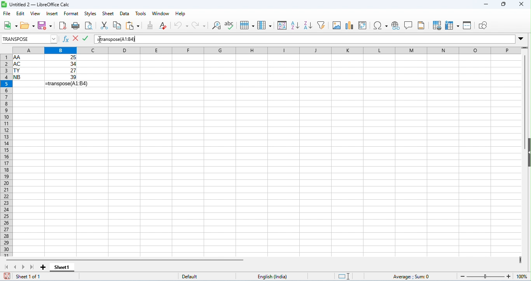 The image size is (531, 281). Describe the element at coordinates (180, 14) in the screenshot. I see `help` at that location.